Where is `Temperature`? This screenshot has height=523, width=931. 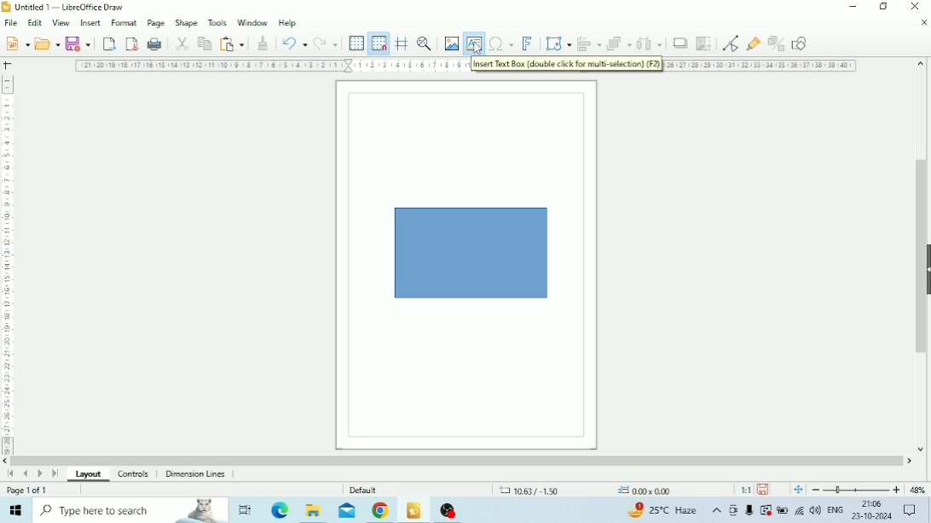
Temperature is located at coordinates (664, 509).